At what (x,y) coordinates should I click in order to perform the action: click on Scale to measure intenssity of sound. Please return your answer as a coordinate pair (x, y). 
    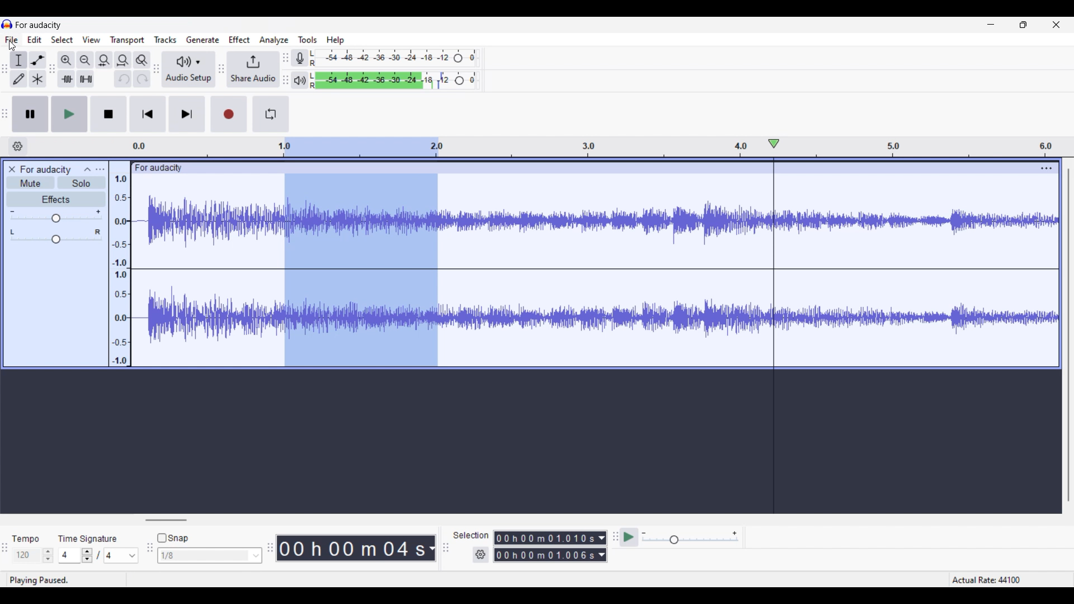
    Looking at the image, I should click on (120, 270).